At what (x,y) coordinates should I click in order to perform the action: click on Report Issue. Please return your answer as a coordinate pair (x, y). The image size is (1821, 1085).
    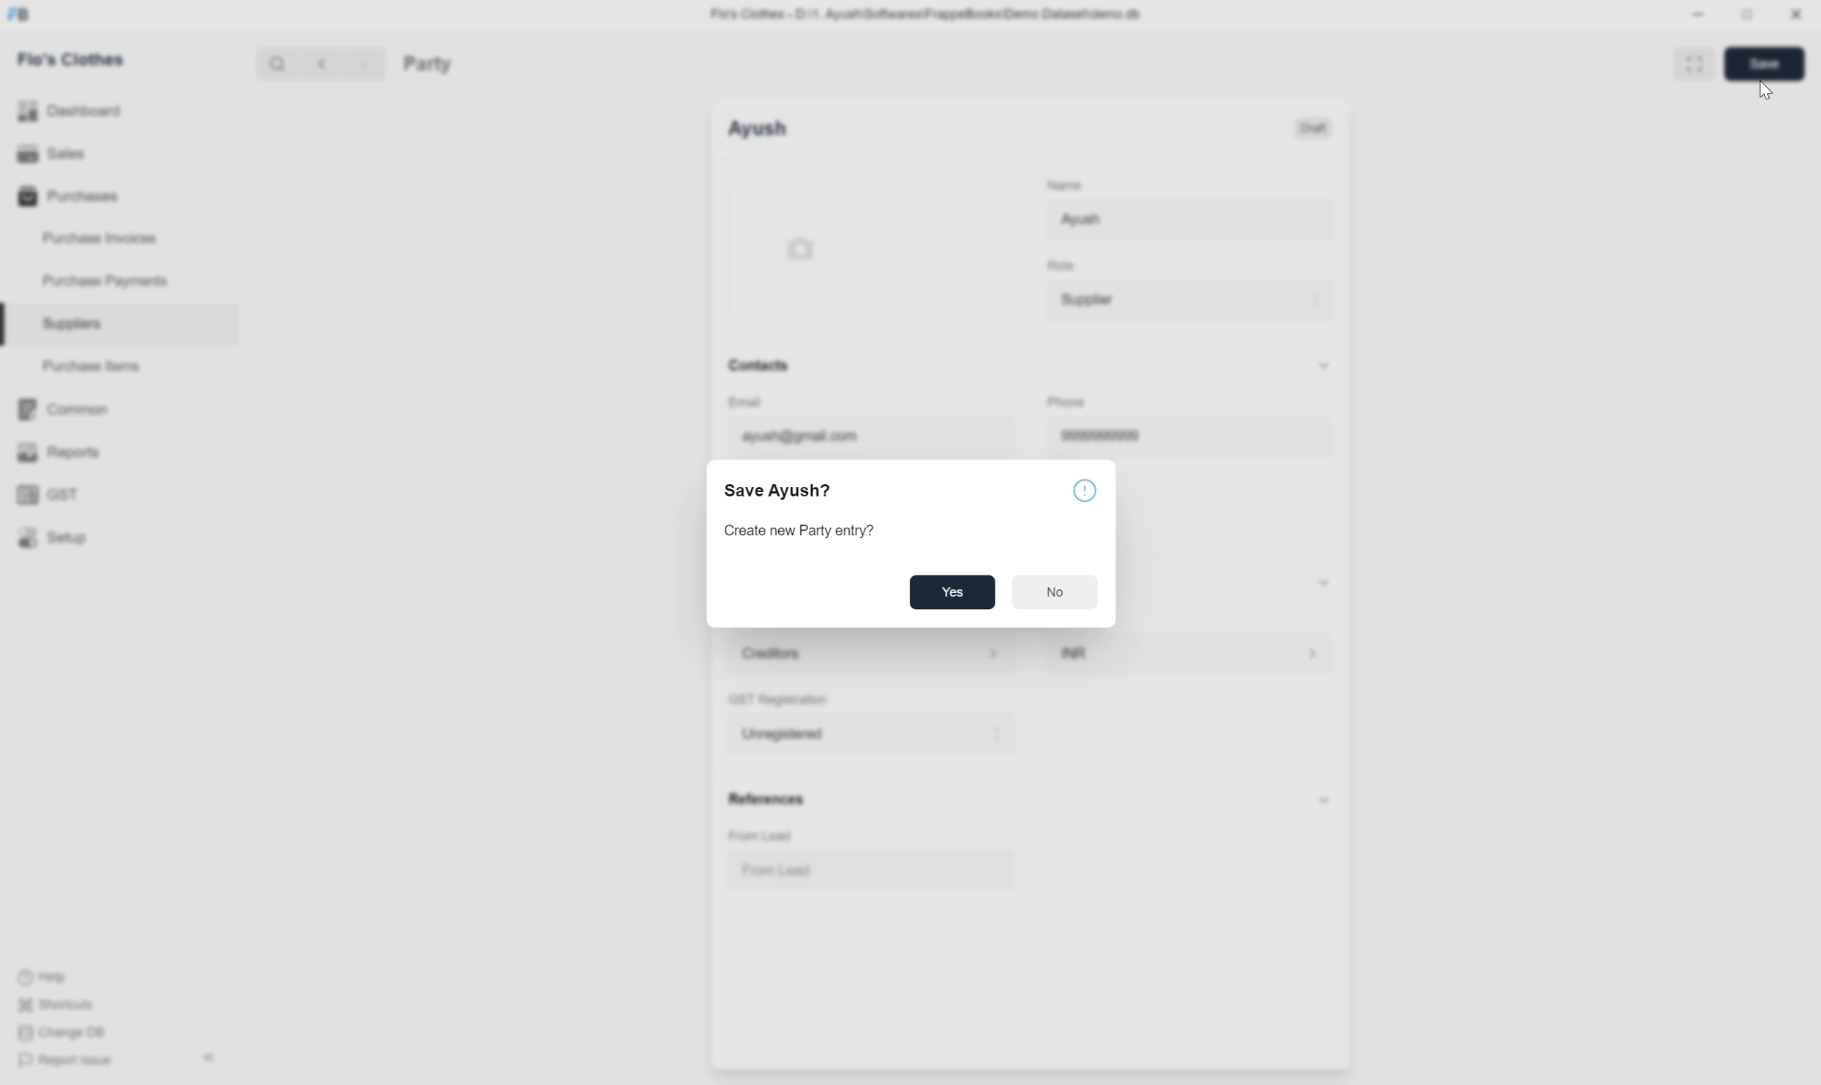
    Looking at the image, I should click on (68, 1061).